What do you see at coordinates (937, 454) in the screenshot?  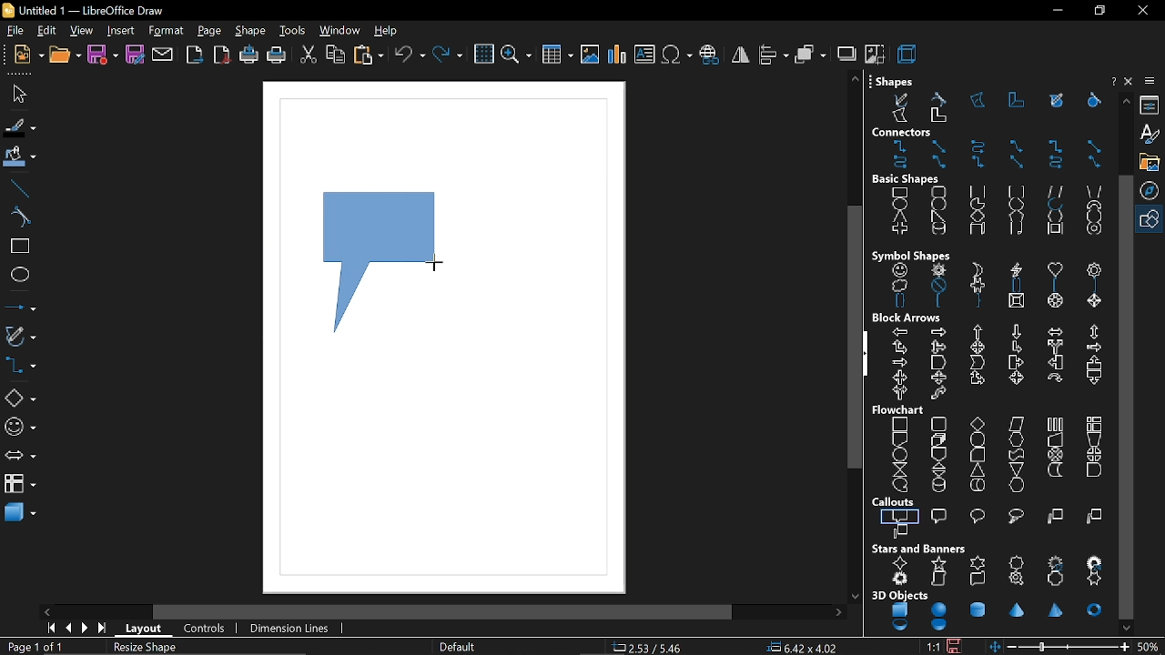 I see `off page connector` at bounding box center [937, 454].